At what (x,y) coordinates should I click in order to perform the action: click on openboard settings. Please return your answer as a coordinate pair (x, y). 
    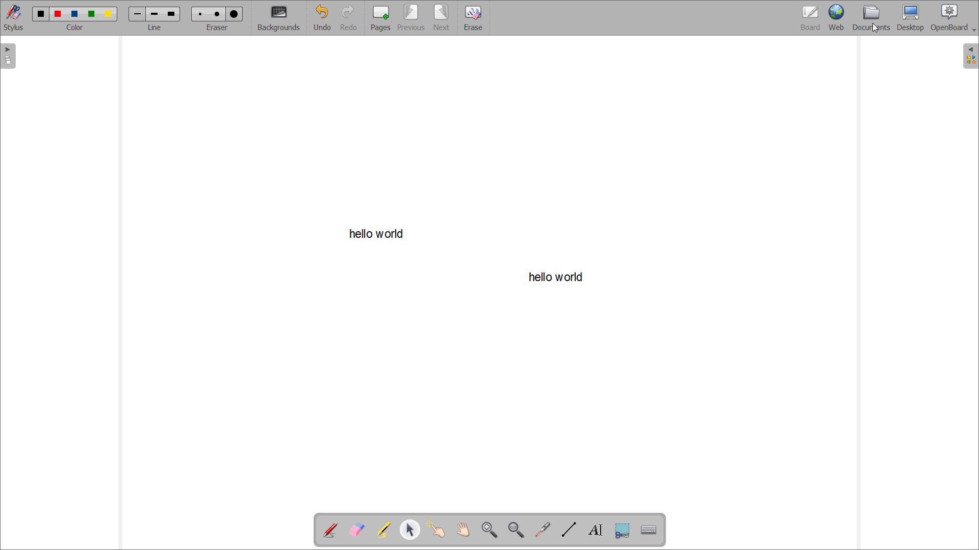
    Looking at the image, I should click on (954, 18).